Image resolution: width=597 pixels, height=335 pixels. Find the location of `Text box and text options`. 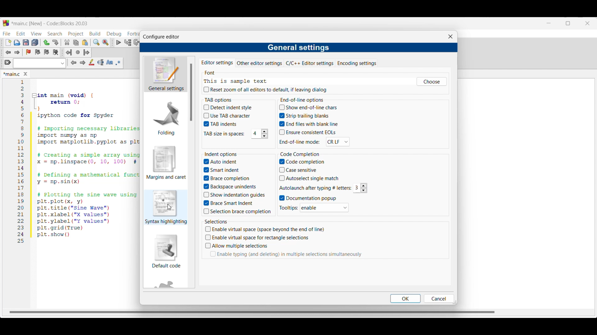

Text box and text options is located at coordinates (39, 63).